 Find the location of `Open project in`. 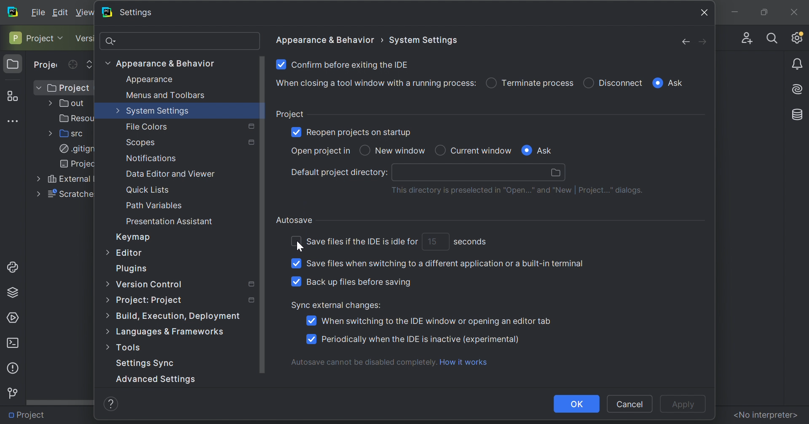

Open project in is located at coordinates (319, 151).